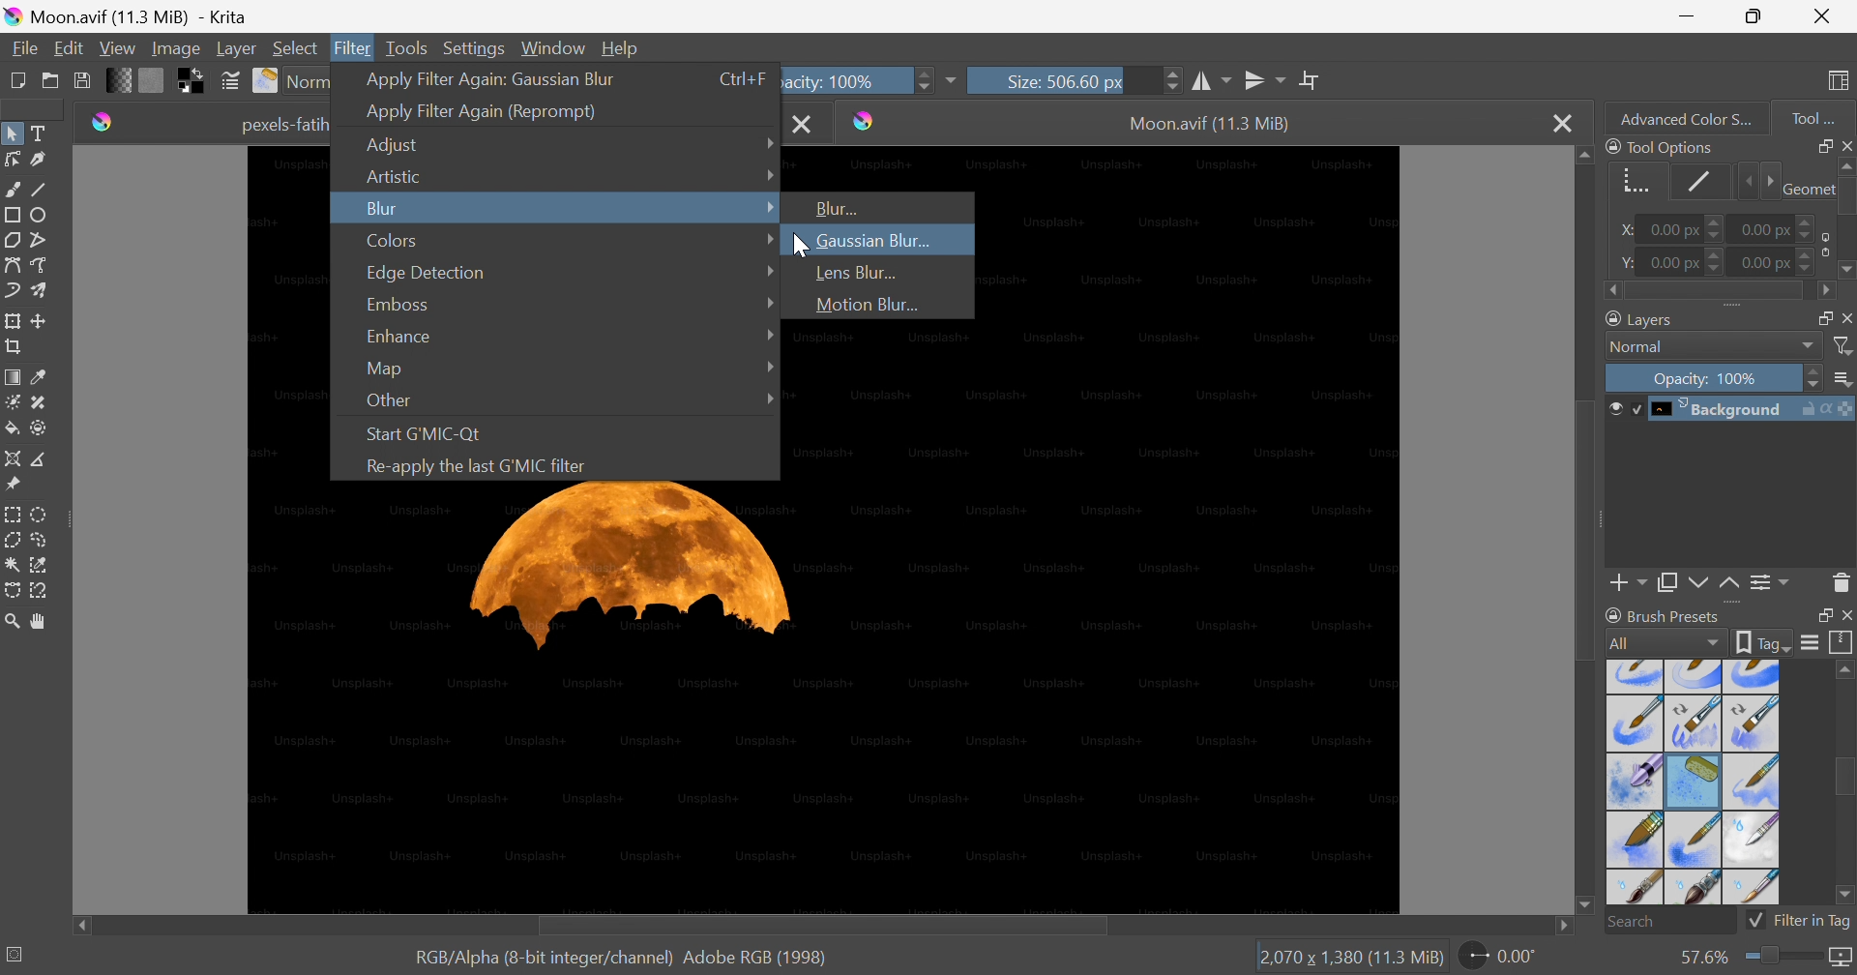 The image size is (1857, 975). Describe the element at coordinates (42, 290) in the screenshot. I see `Multibrush tool` at that location.